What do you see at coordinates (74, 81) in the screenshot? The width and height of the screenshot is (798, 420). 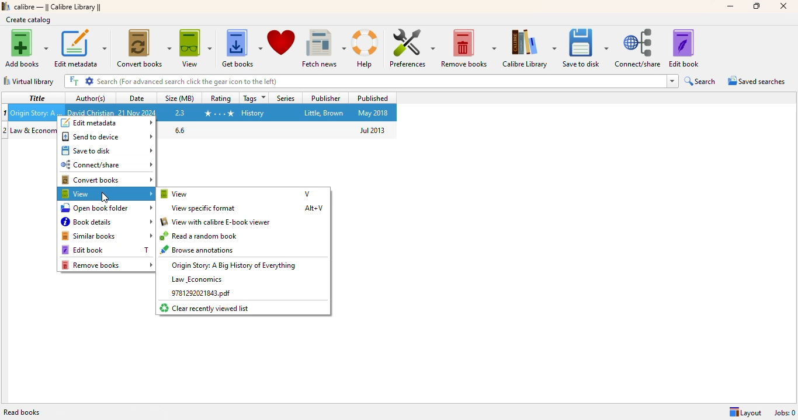 I see `FT` at bounding box center [74, 81].